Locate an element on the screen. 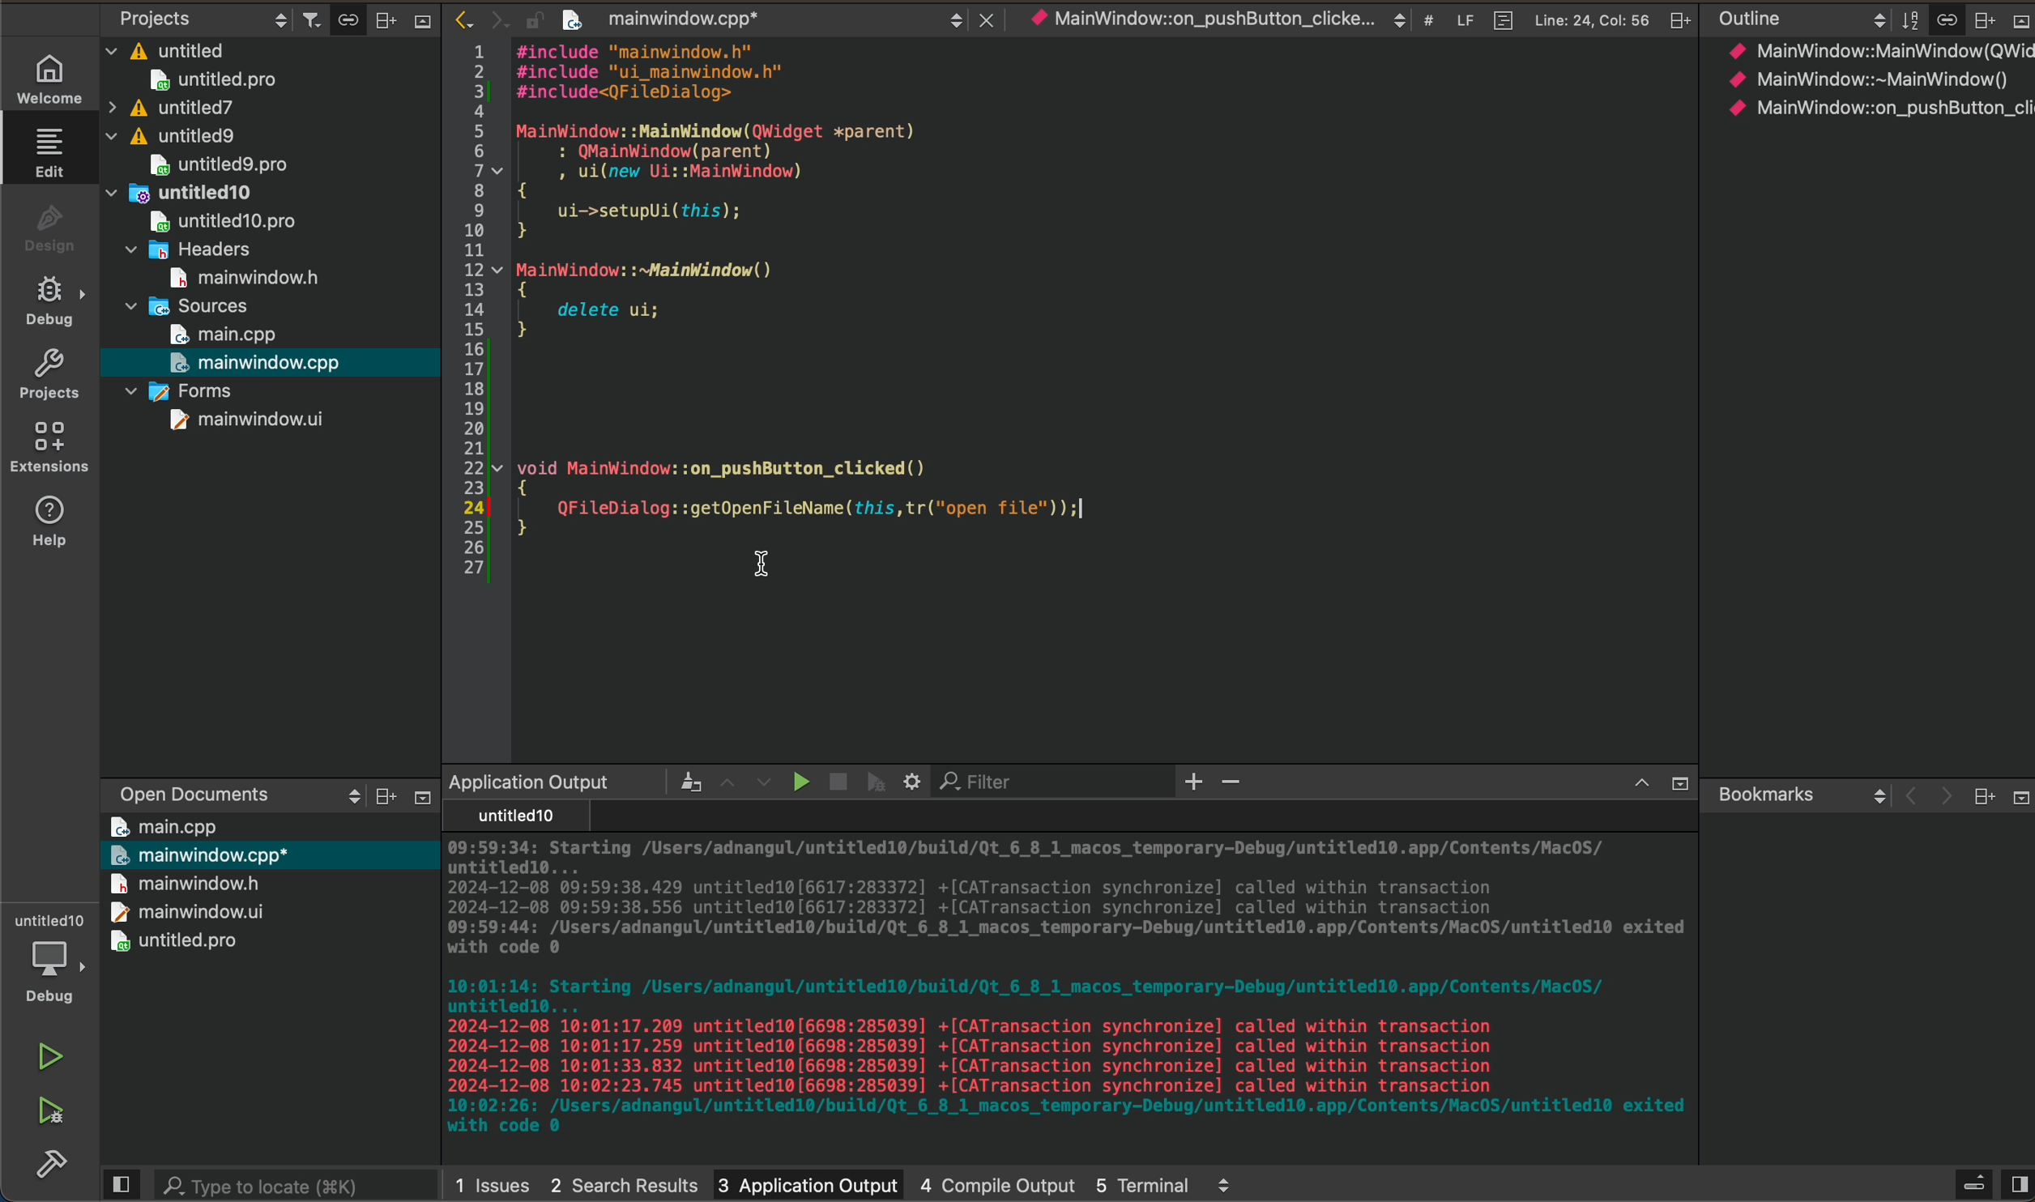  home is located at coordinates (44, 77).